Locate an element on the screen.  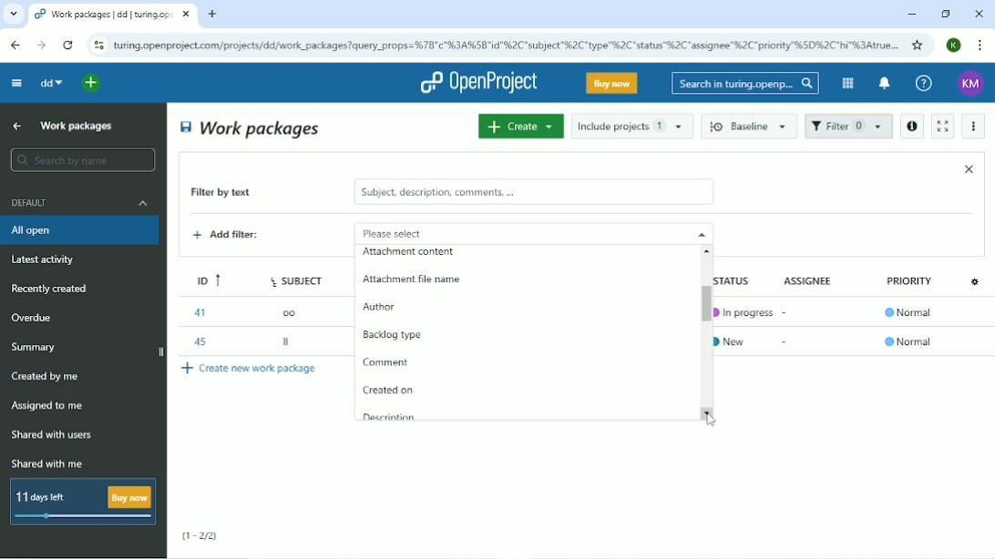
Filter by text is located at coordinates (234, 194).